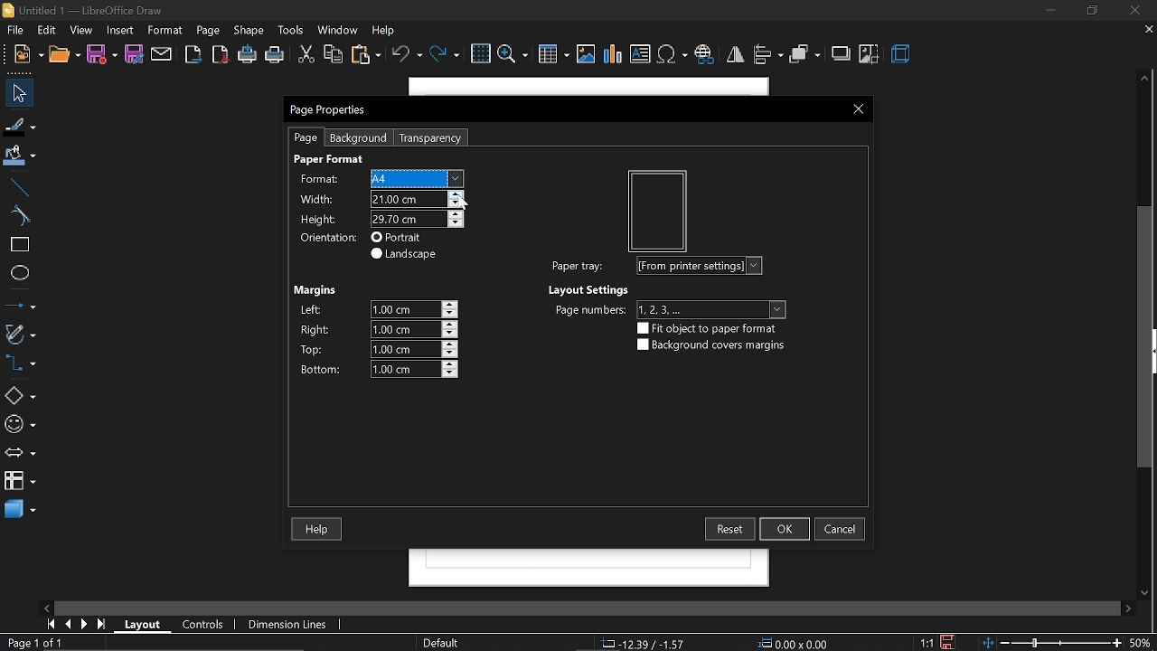 This screenshot has width=1157, height=651. What do you see at coordinates (81, 12) in the screenshot?
I see `Untitled1 - LibreOffice Draw - current window` at bounding box center [81, 12].